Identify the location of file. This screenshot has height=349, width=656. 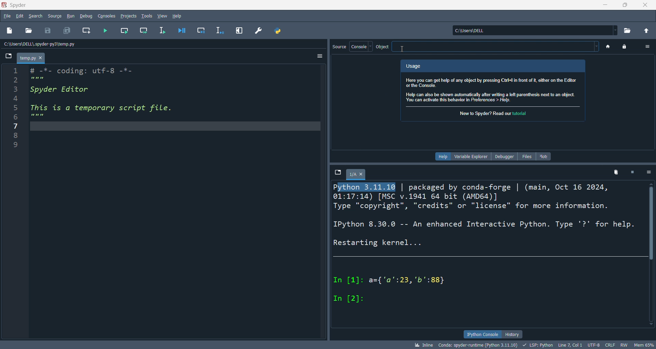
(6, 16).